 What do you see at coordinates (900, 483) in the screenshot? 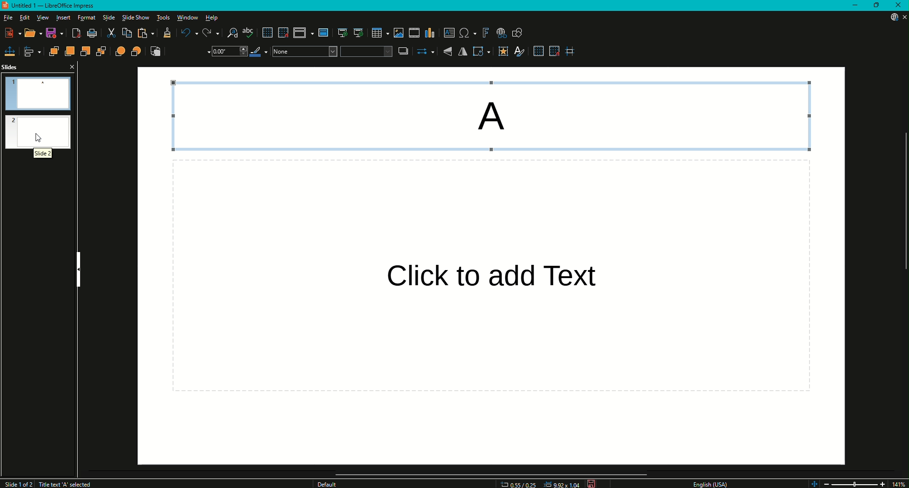
I see `14%` at bounding box center [900, 483].